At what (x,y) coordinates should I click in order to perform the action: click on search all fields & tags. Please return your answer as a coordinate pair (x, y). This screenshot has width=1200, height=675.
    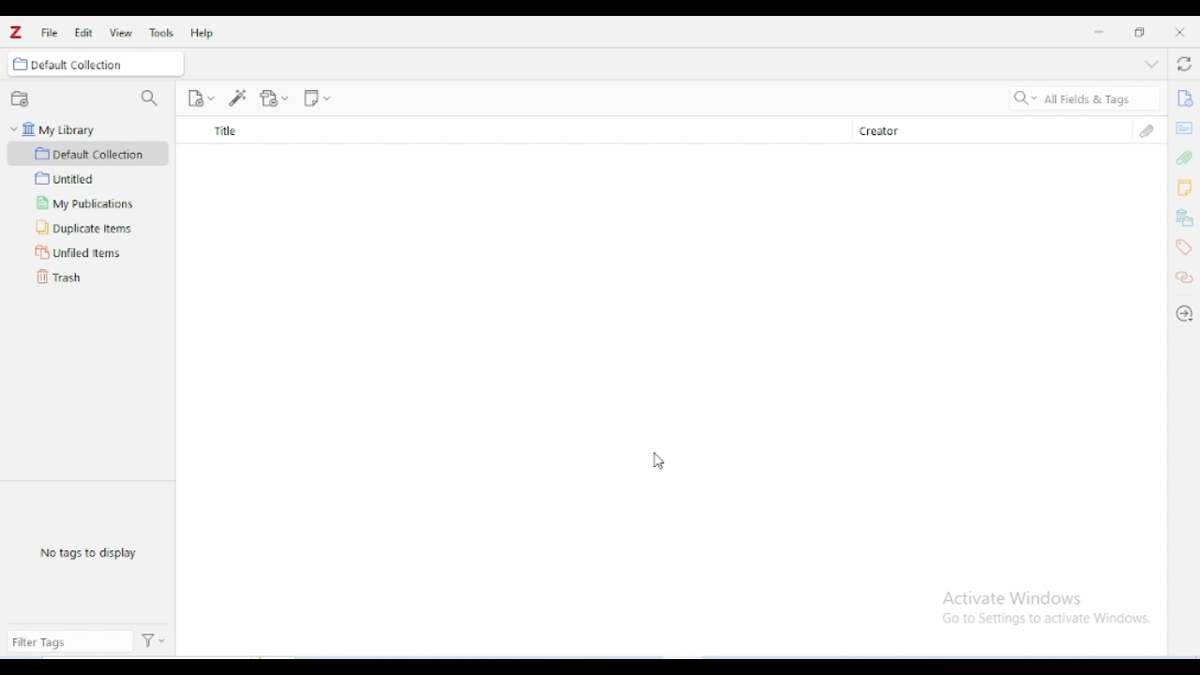
    Looking at the image, I should click on (1082, 99).